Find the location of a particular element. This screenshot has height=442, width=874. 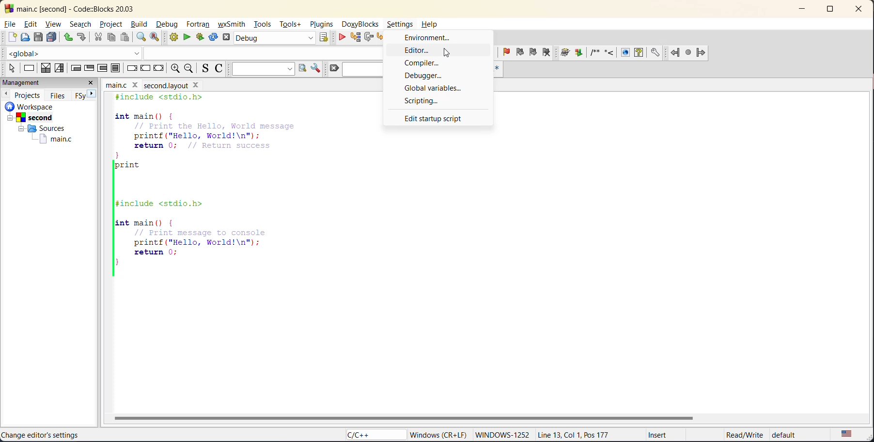

close is located at coordinates (856, 11).